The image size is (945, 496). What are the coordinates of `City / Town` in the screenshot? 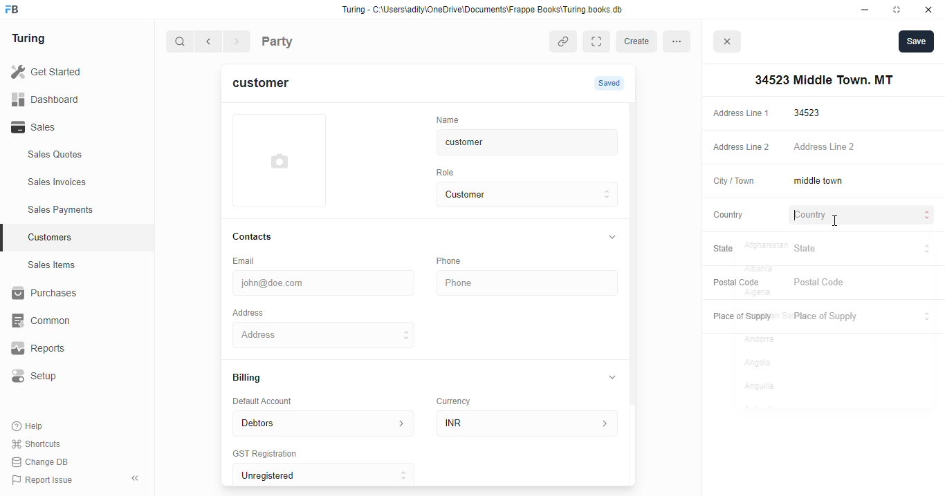 It's located at (734, 182).